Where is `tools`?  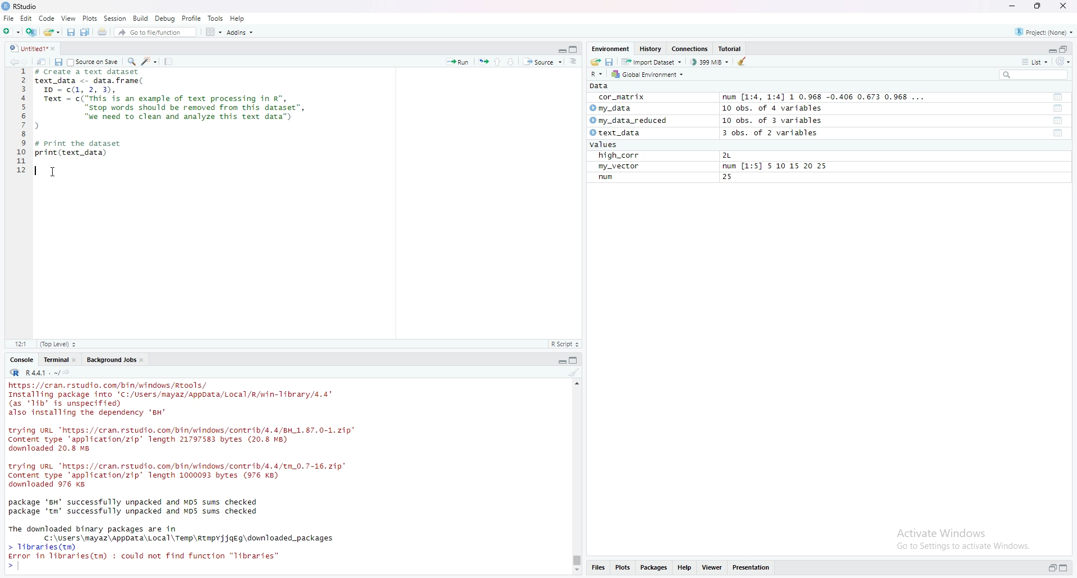
tools is located at coordinates (217, 19).